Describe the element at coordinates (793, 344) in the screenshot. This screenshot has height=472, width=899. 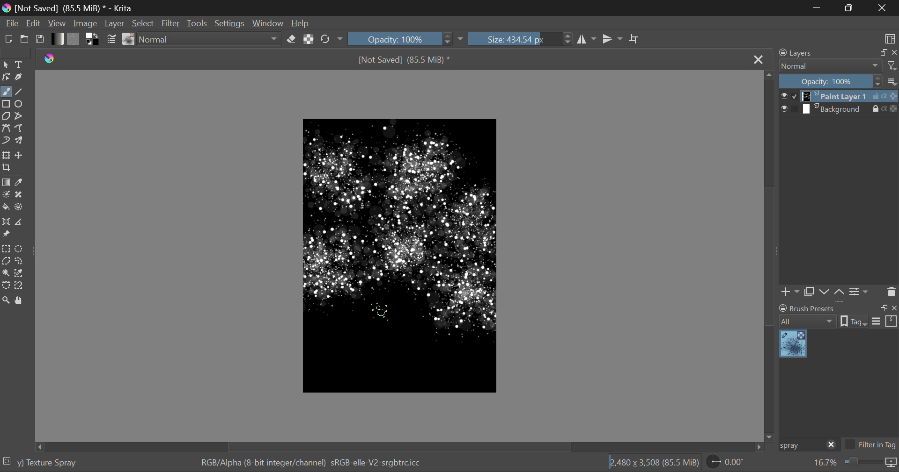
I see `Spray Brush Preset` at that location.